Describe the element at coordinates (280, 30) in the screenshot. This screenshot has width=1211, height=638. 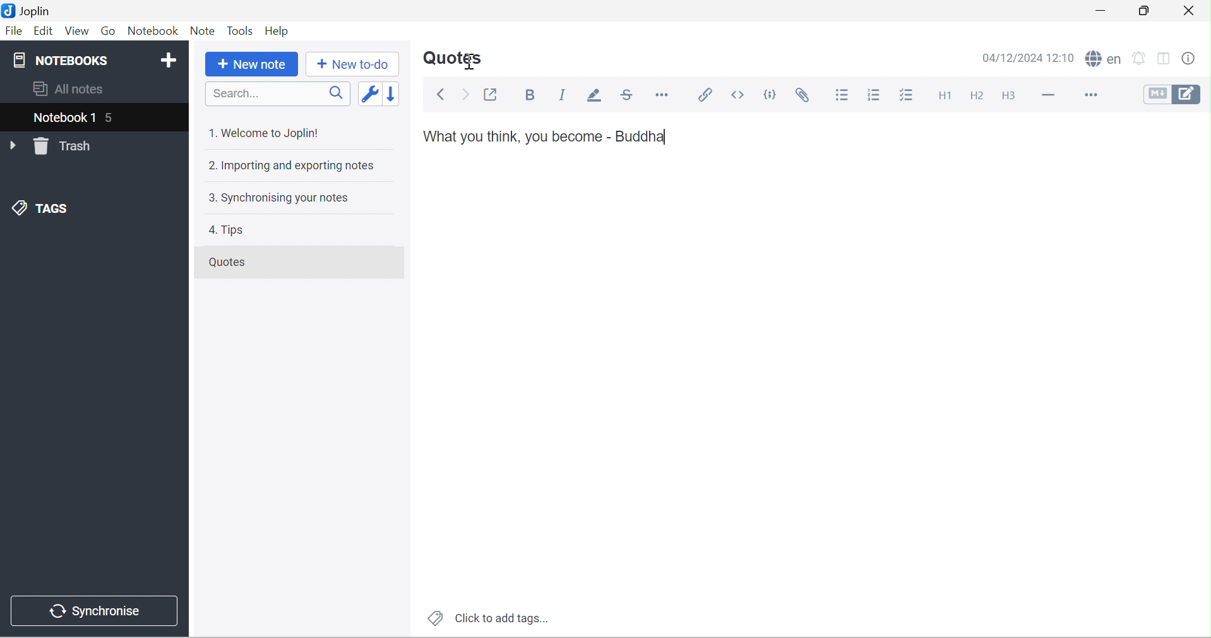
I see `Help` at that location.